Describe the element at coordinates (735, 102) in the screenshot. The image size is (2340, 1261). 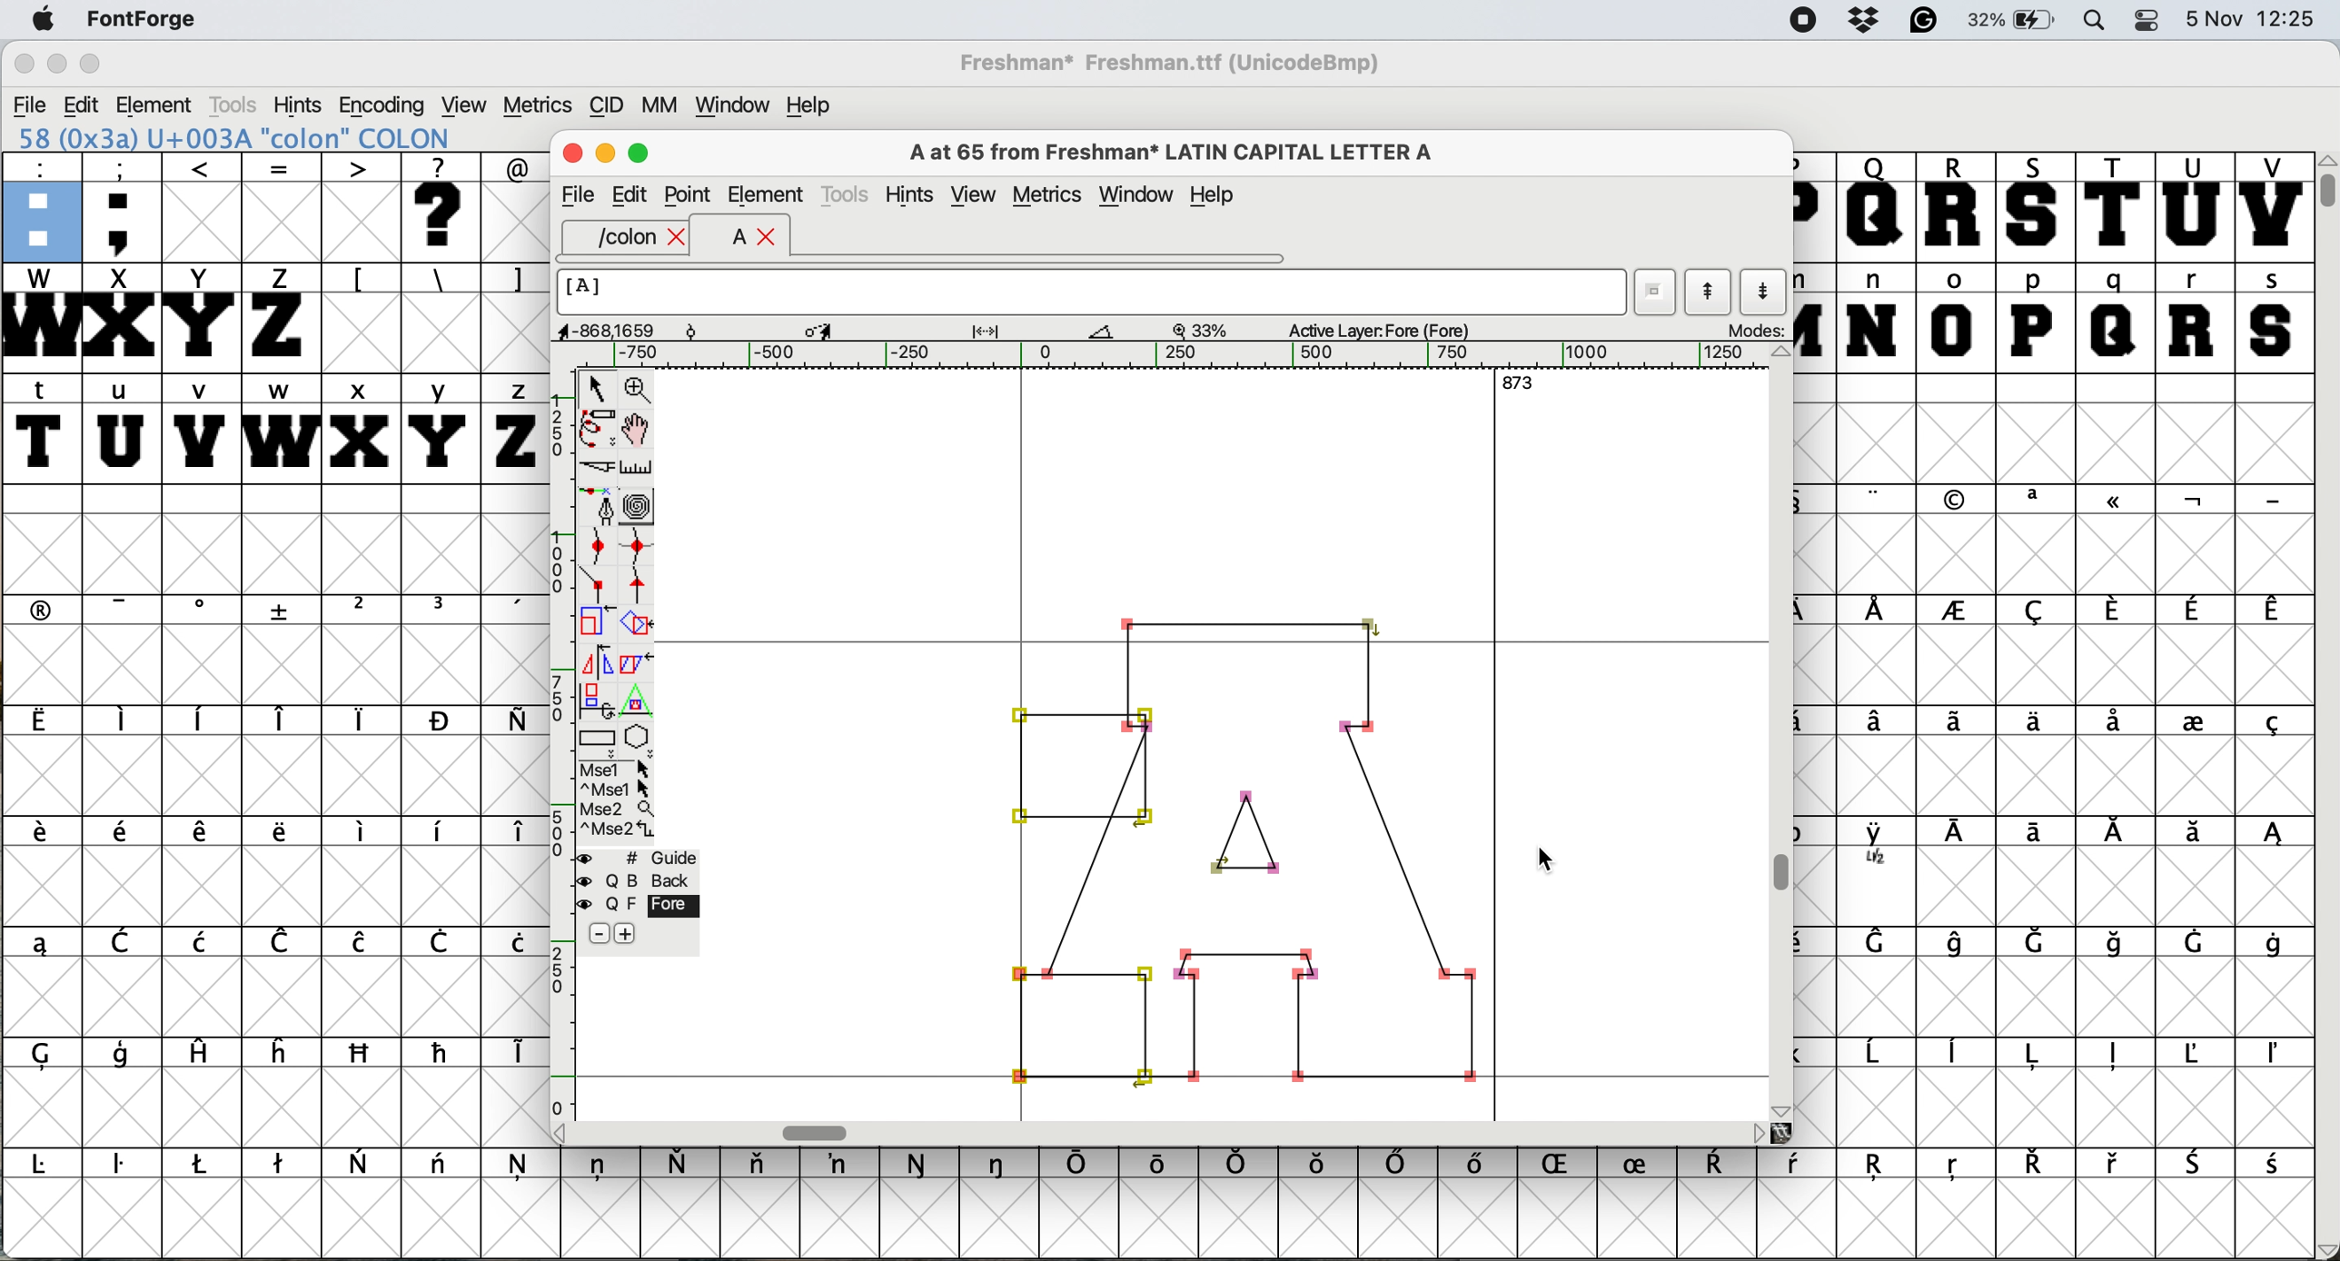
I see `window` at that location.